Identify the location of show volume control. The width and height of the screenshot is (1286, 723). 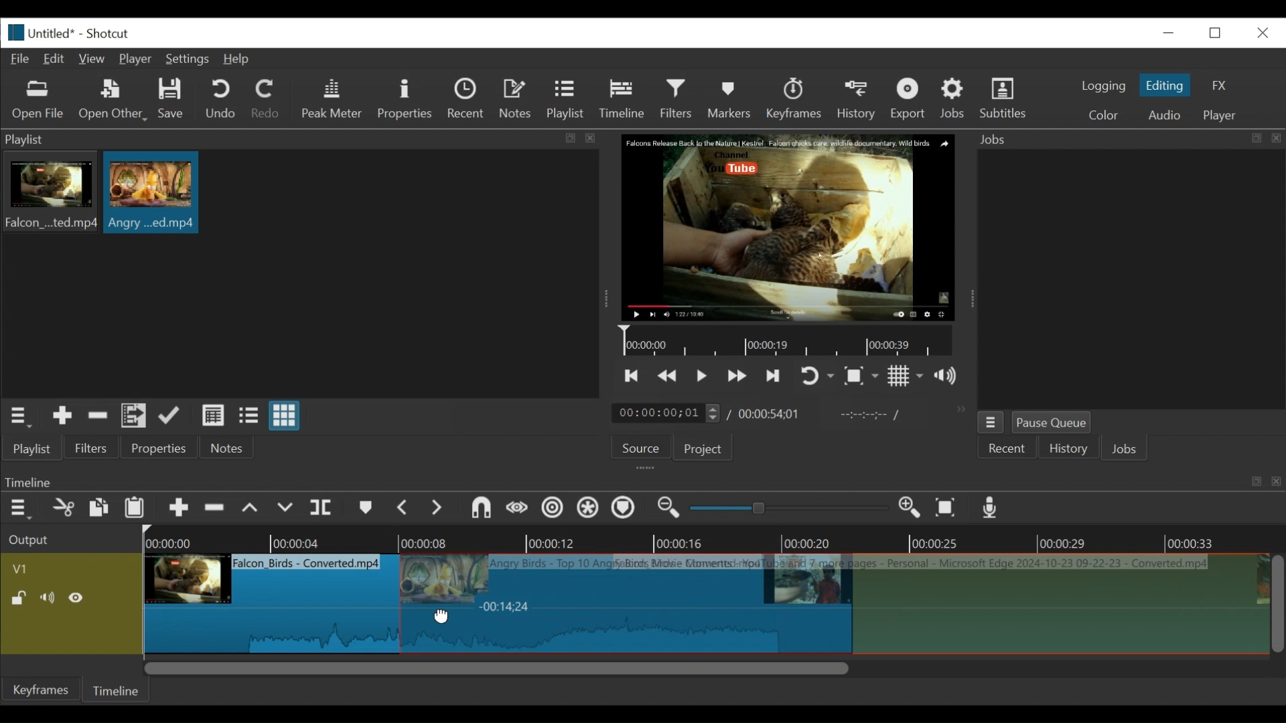
(951, 377).